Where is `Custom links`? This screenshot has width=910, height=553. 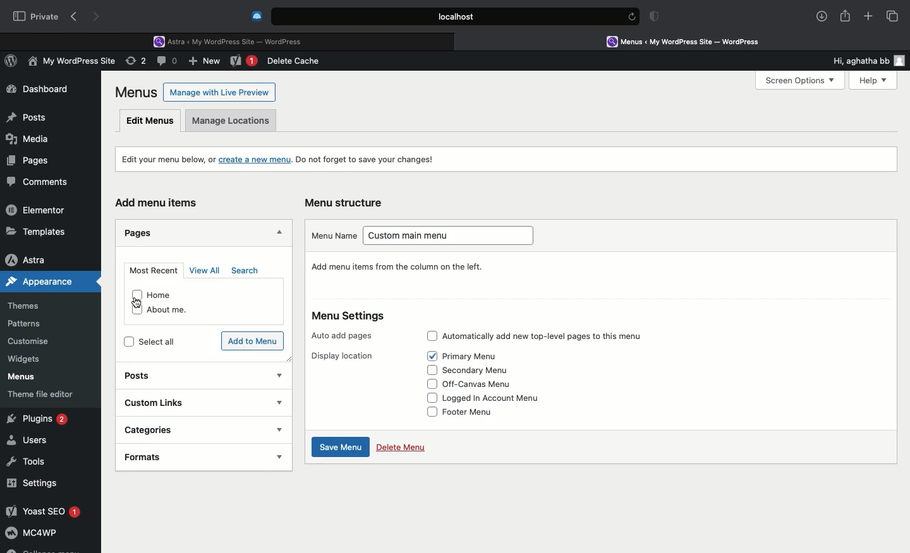 Custom links is located at coordinates (181, 403).